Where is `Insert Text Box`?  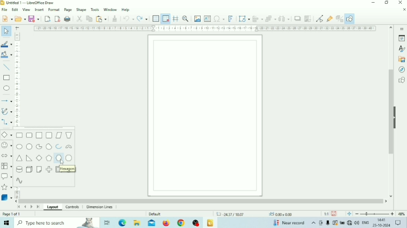 Insert Text Box is located at coordinates (208, 18).